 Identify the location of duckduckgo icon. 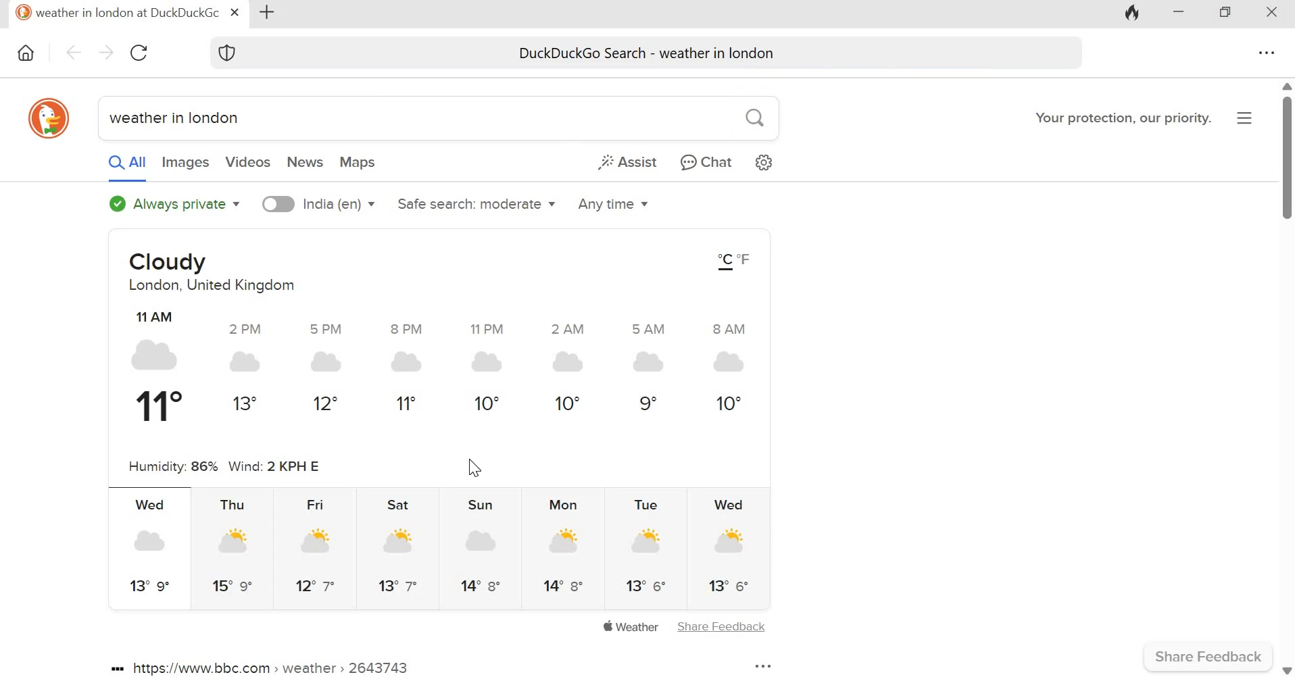
(49, 118).